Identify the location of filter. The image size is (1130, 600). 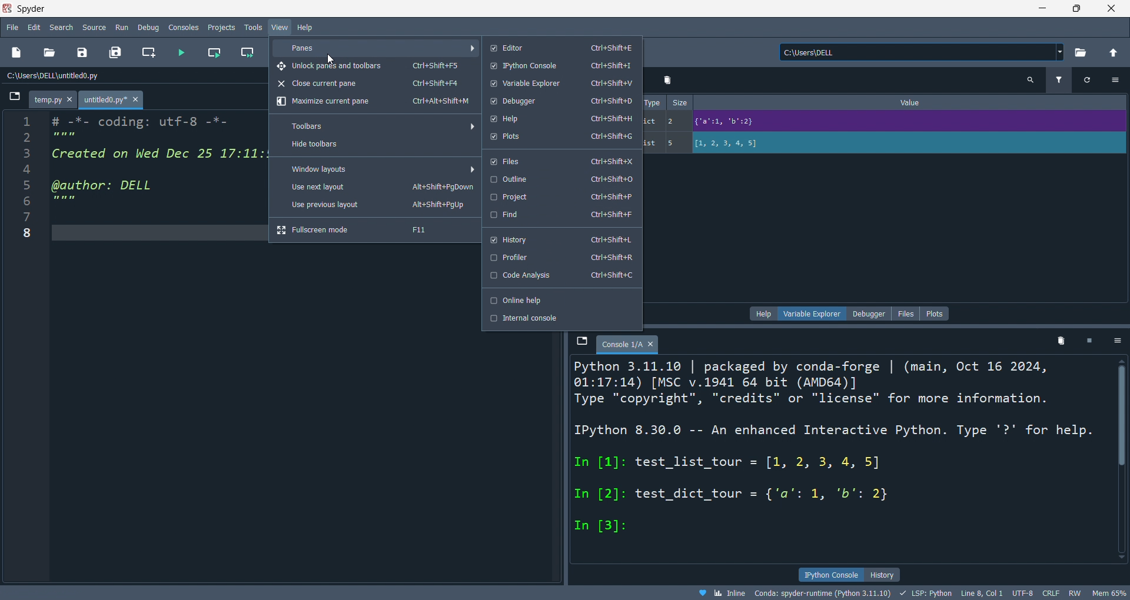
(1059, 81).